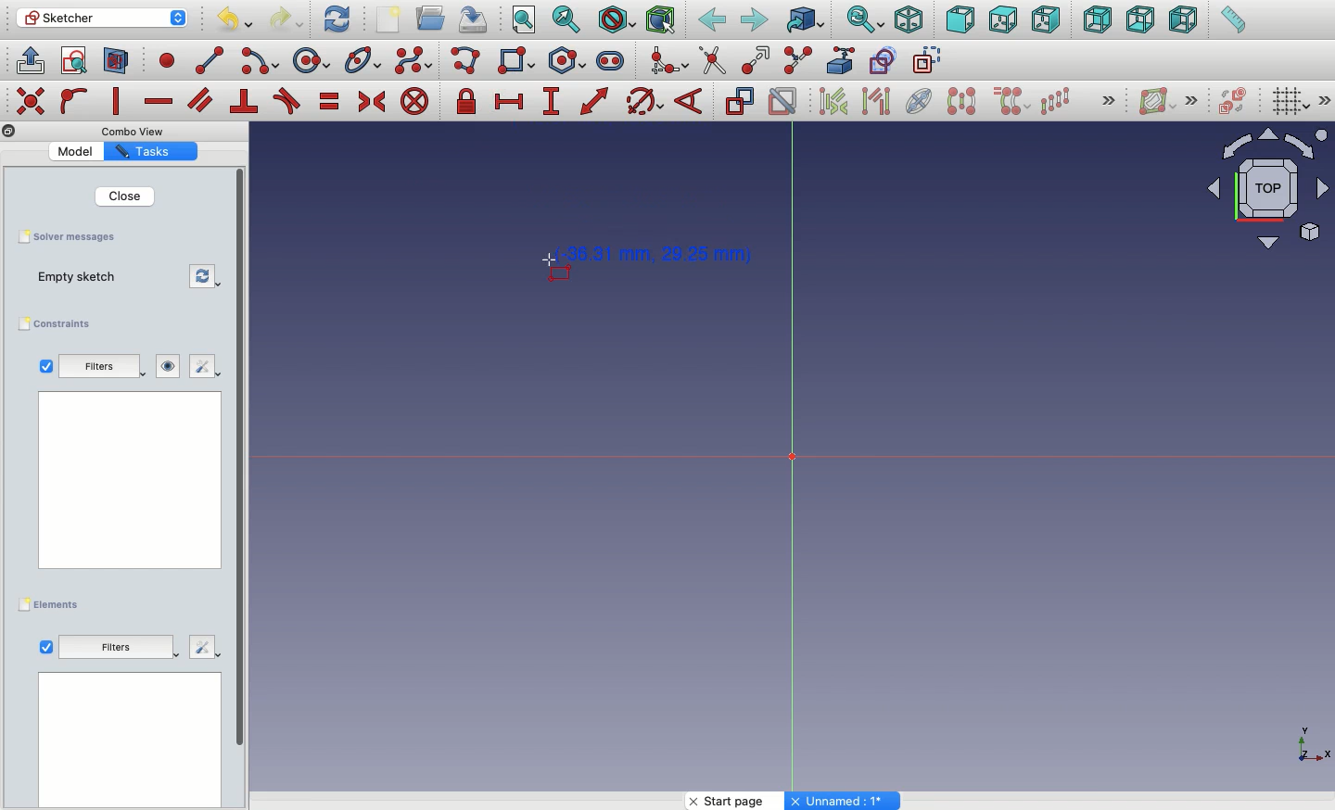 Image resolution: width=1335 pixels, height=810 pixels. Describe the element at coordinates (928, 59) in the screenshot. I see `Toggle construction geometry` at that location.